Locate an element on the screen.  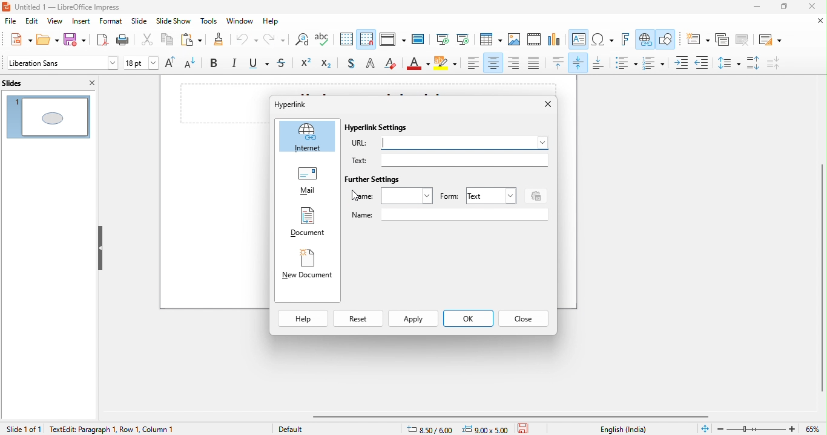
undo is located at coordinates (247, 42).